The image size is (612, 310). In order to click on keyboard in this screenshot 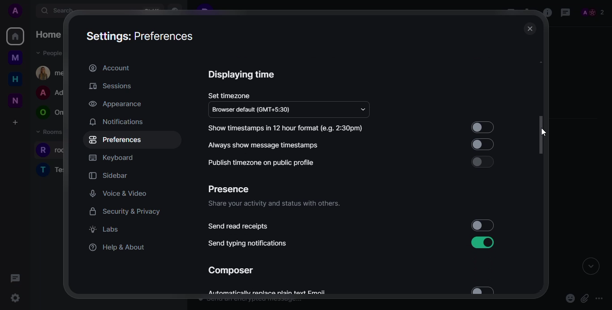, I will do `click(111, 158)`.